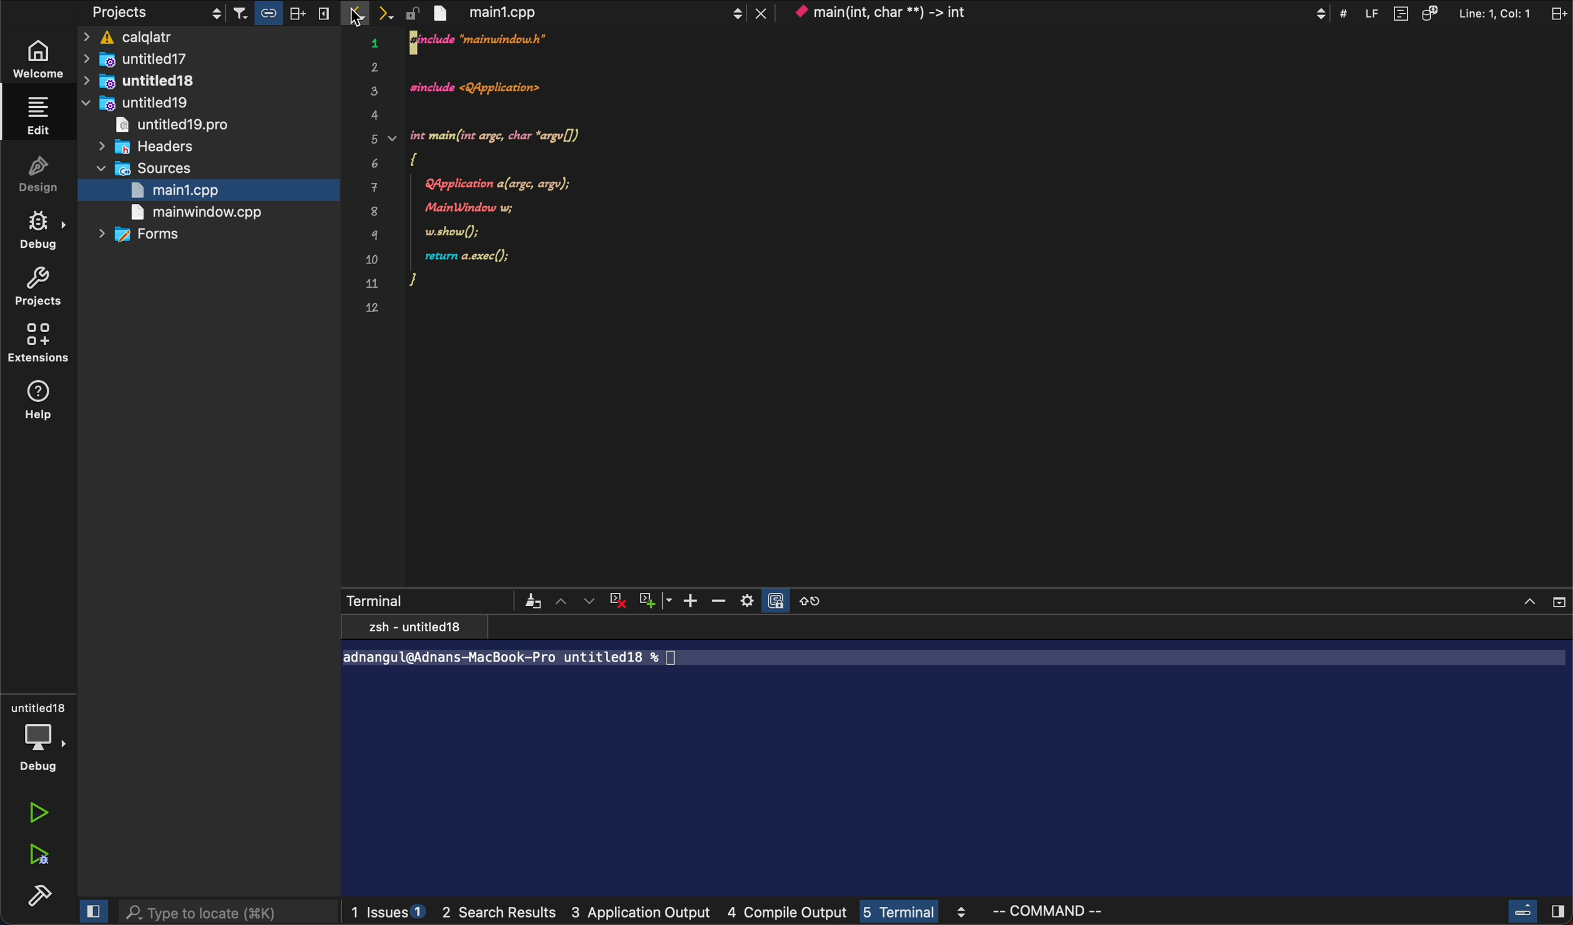 This screenshot has height=925, width=1573. I want to click on  backward arrows, so click(357, 14).